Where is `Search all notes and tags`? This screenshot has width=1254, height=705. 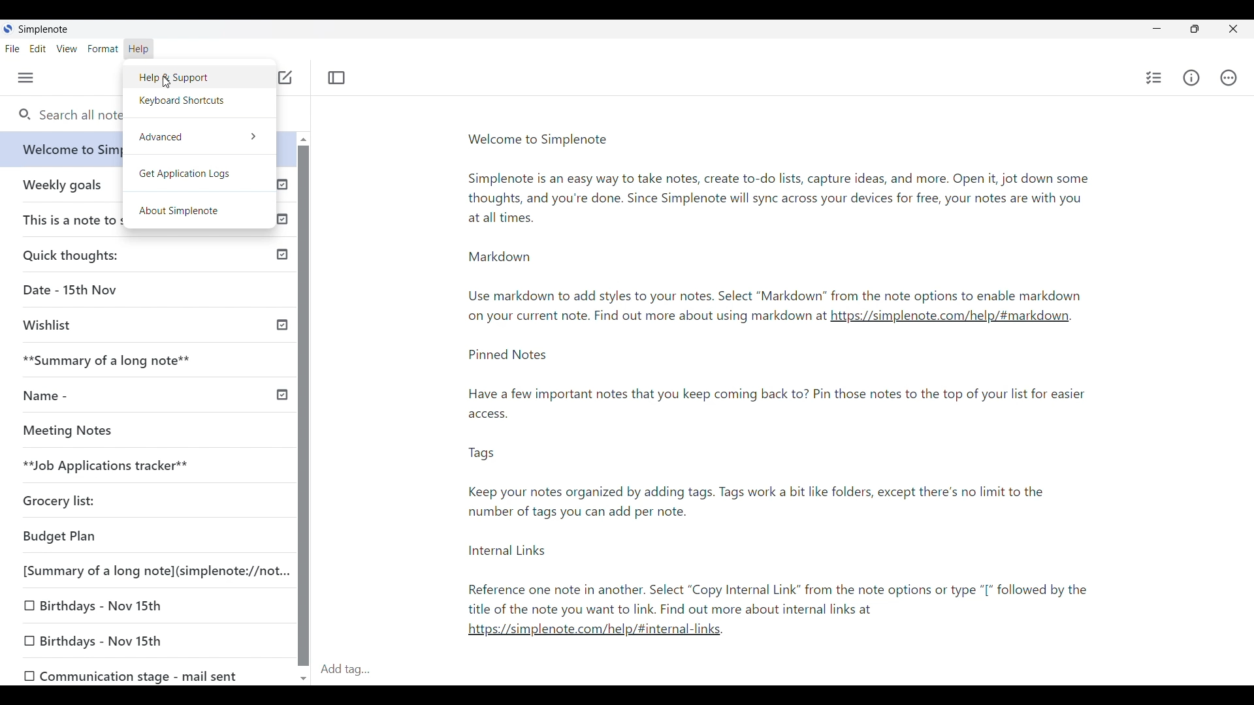 Search all notes and tags is located at coordinates (70, 116).